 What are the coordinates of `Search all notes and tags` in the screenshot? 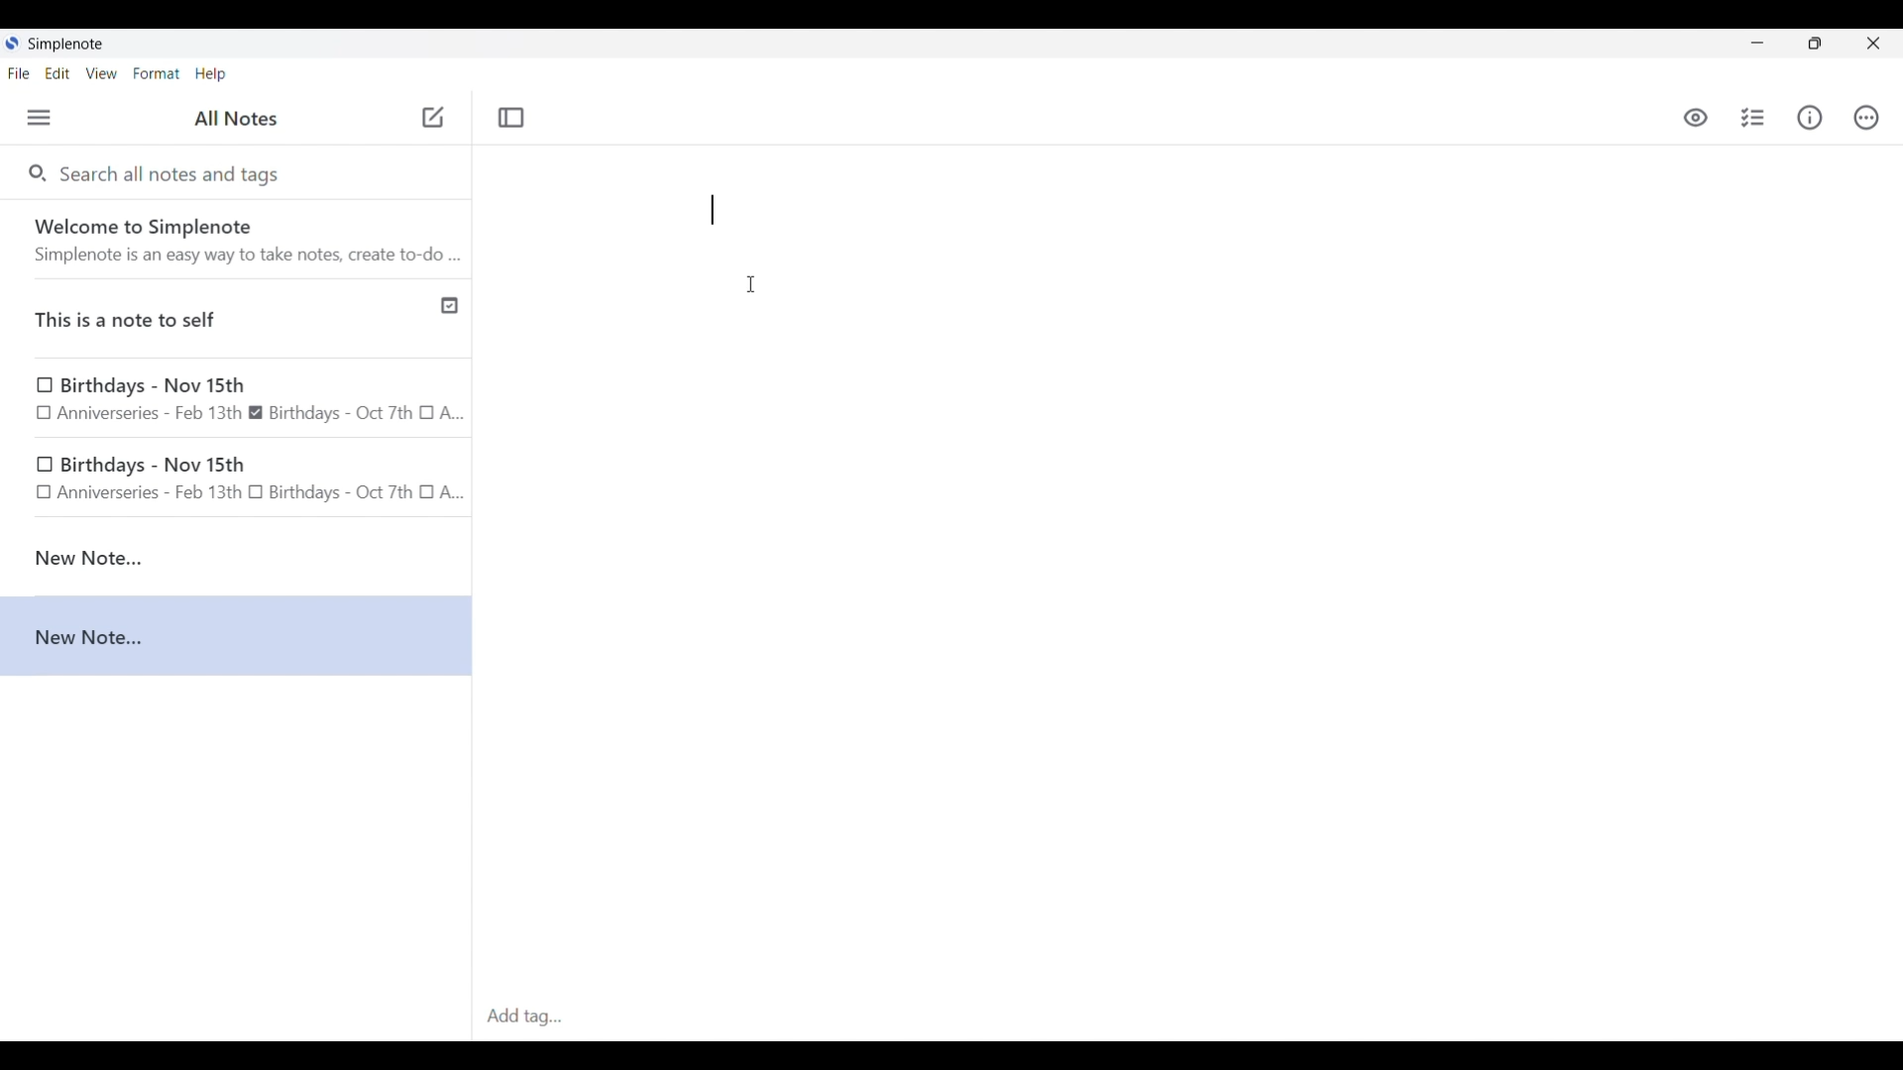 It's located at (174, 172).